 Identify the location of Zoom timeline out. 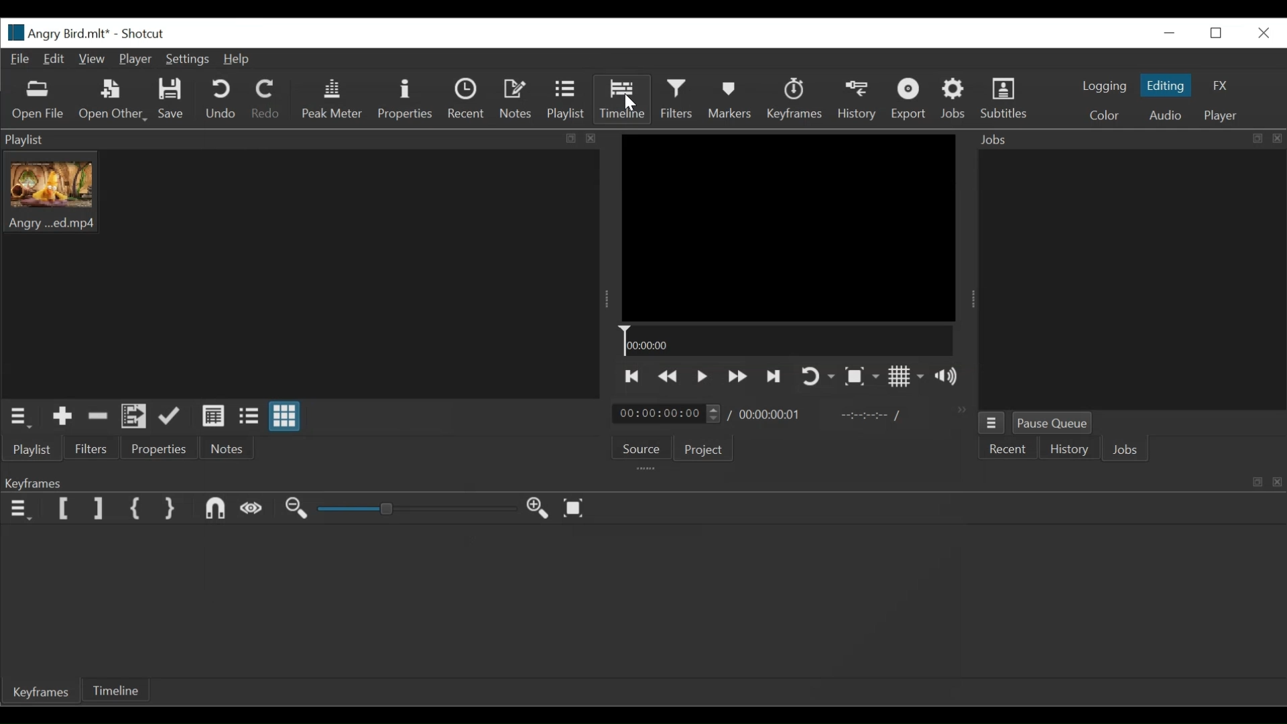
(297, 509).